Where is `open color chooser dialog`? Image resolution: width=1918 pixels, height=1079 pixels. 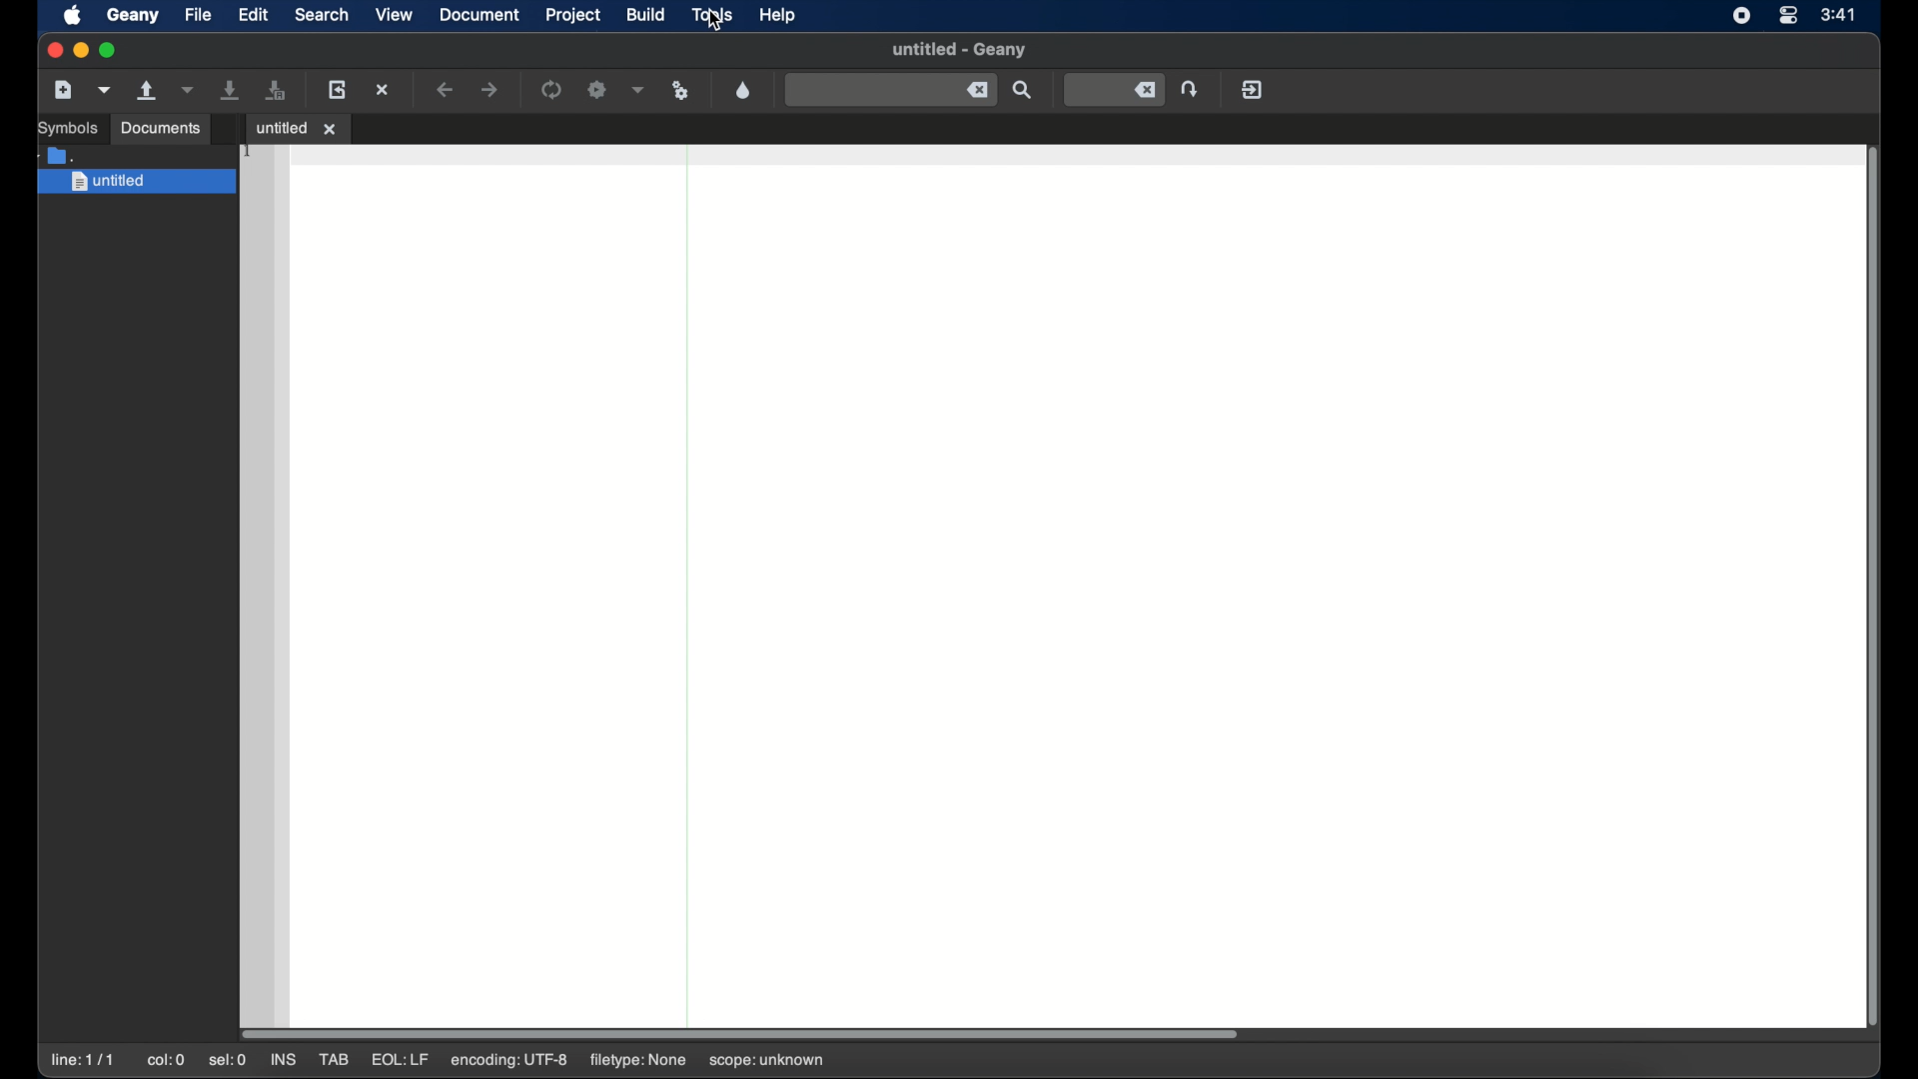
open color chooser dialog is located at coordinates (743, 91).